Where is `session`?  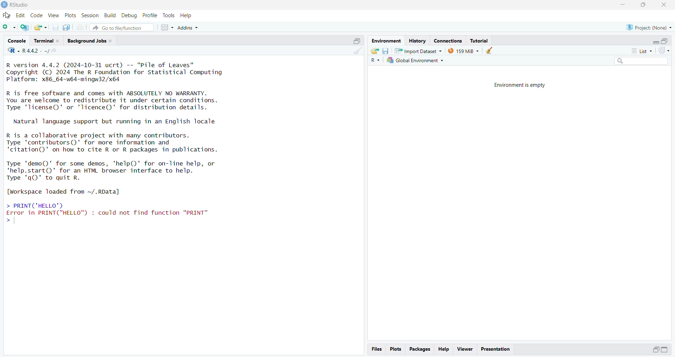
session is located at coordinates (90, 16).